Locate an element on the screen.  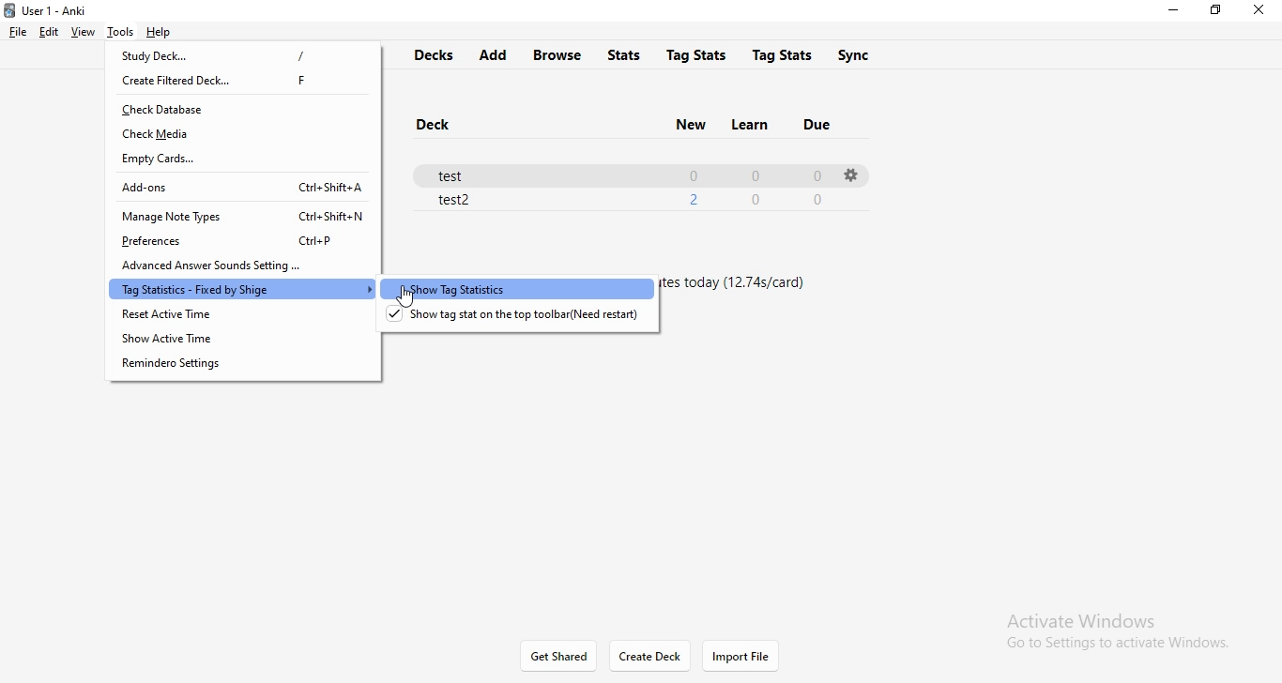
get started is located at coordinates (558, 657).